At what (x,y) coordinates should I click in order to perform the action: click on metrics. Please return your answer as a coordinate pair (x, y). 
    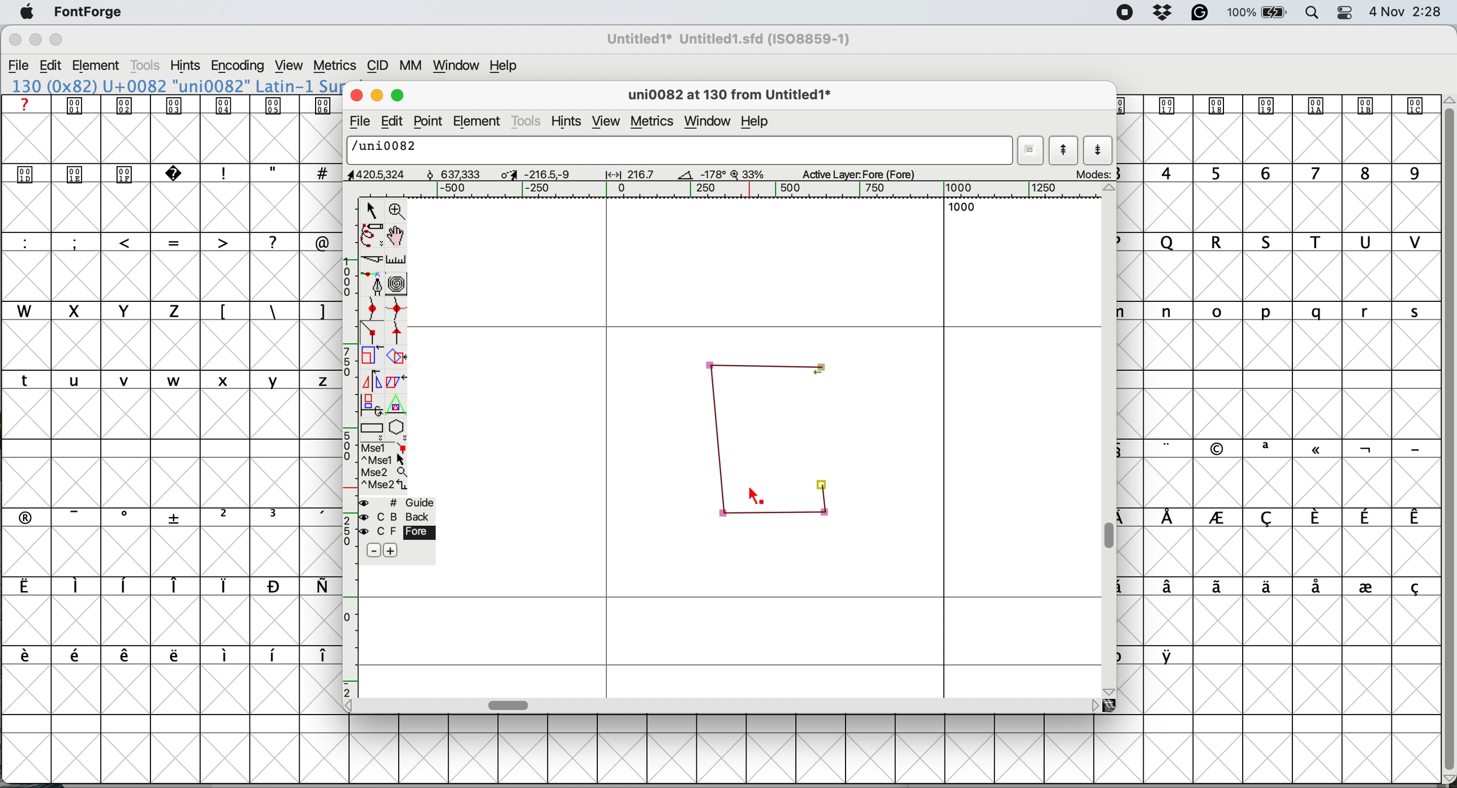
    Looking at the image, I should click on (654, 123).